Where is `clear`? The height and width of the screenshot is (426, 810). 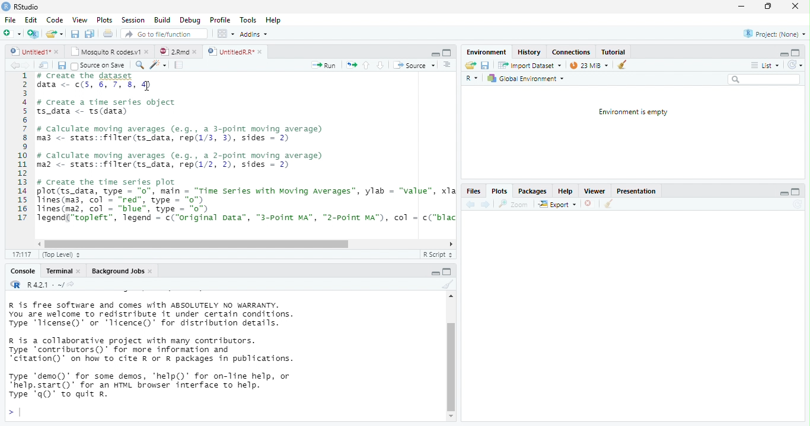 clear is located at coordinates (447, 285).